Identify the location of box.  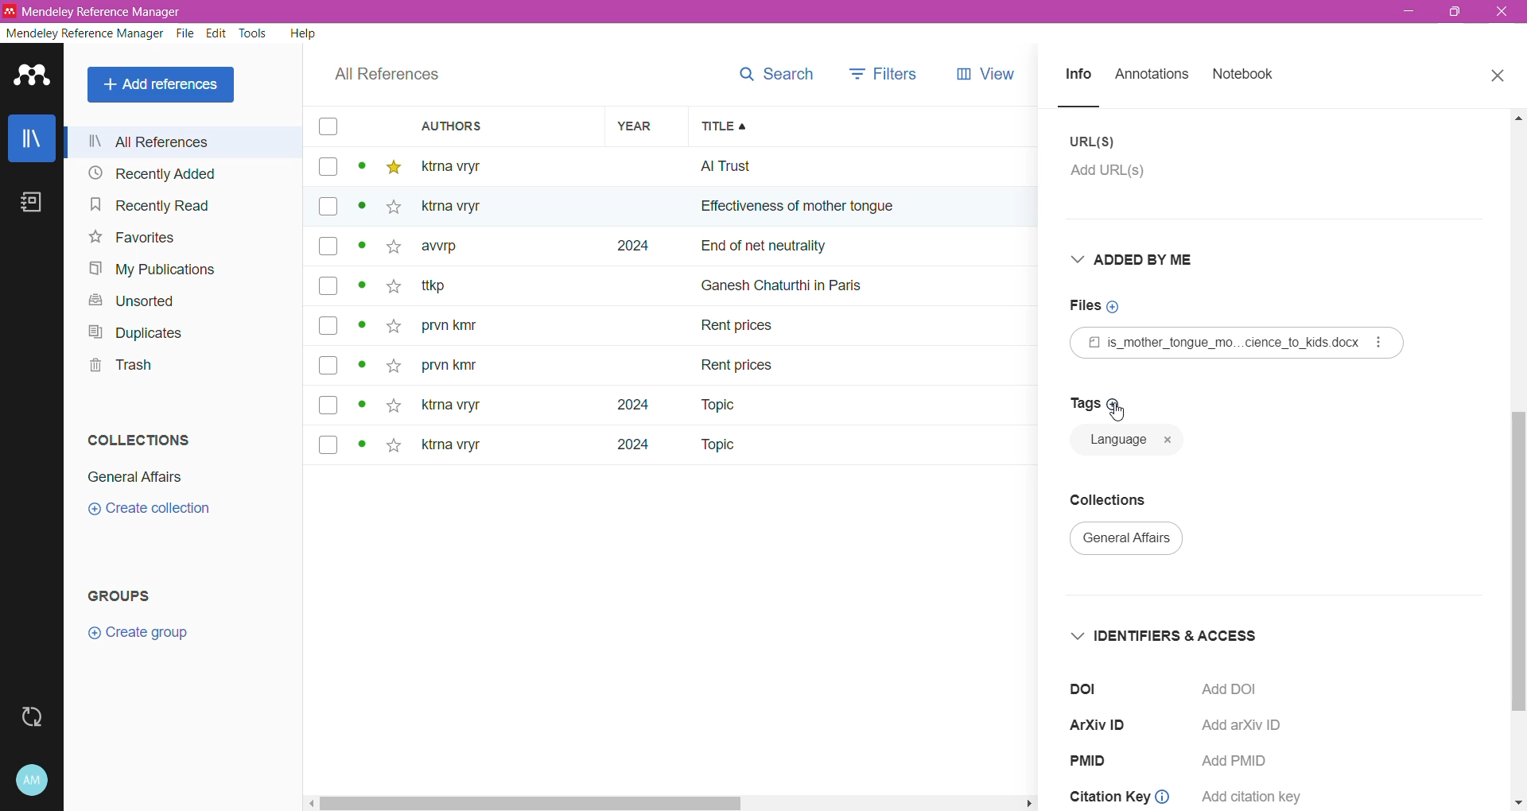
(328, 443).